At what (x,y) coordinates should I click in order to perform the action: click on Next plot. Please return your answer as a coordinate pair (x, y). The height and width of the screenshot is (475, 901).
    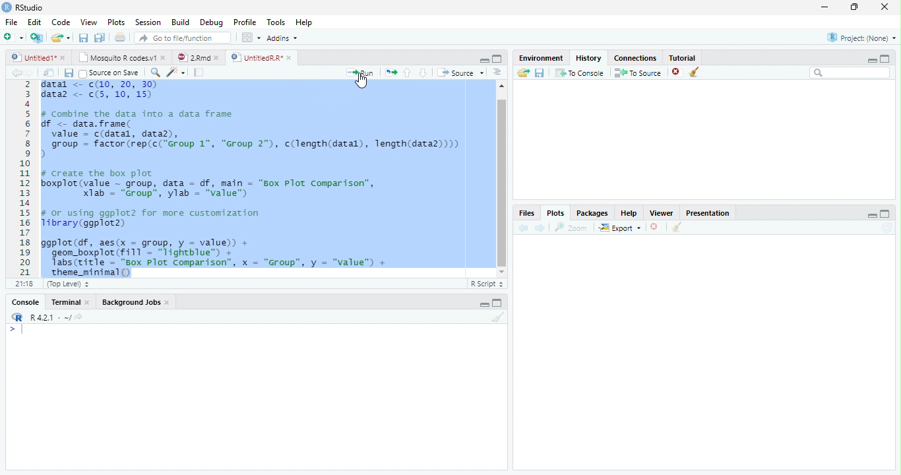
    Looking at the image, I should click on (540, 228).